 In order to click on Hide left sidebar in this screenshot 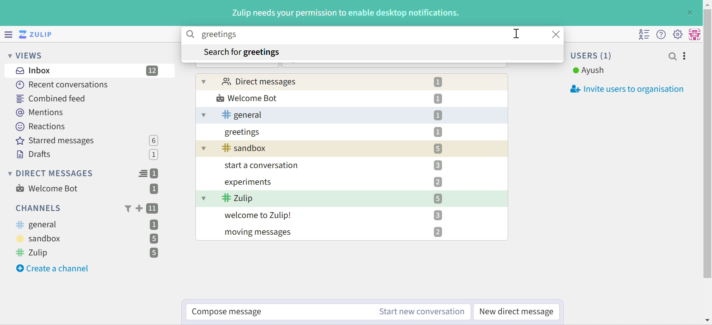, I will do `click(7, 34)`.